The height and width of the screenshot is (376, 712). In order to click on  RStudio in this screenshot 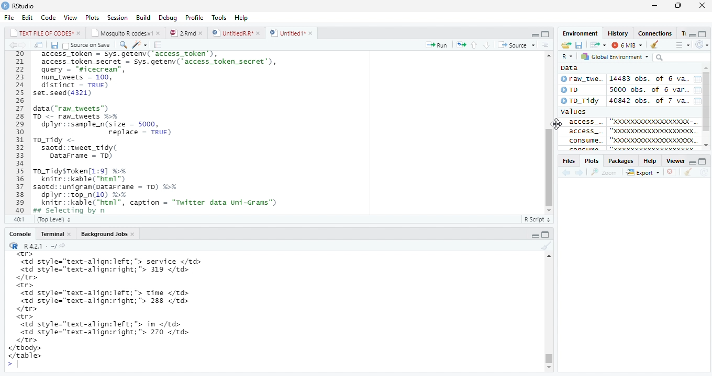, I will do `click(29, 6)`.